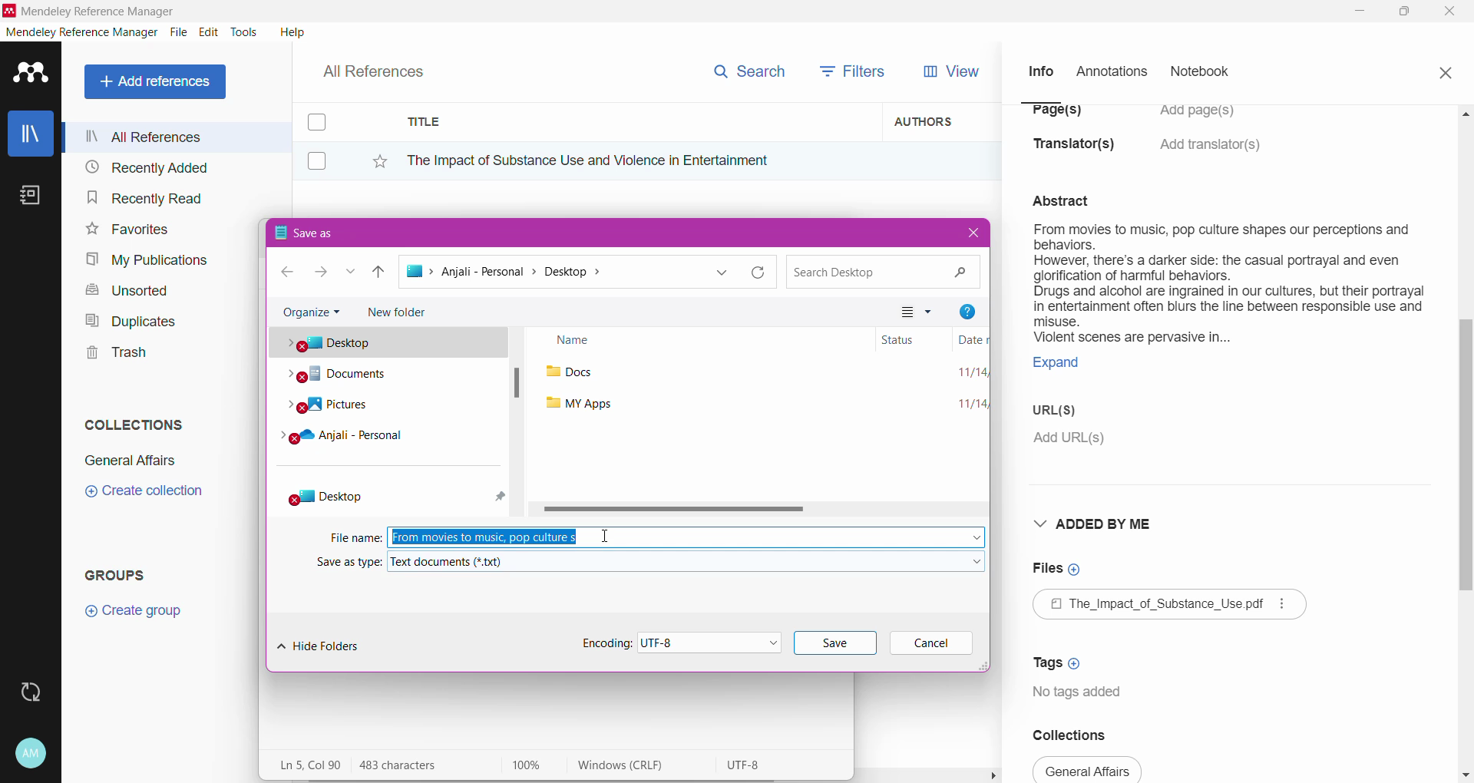  I want to click on Go one step back, so click(282, 273).